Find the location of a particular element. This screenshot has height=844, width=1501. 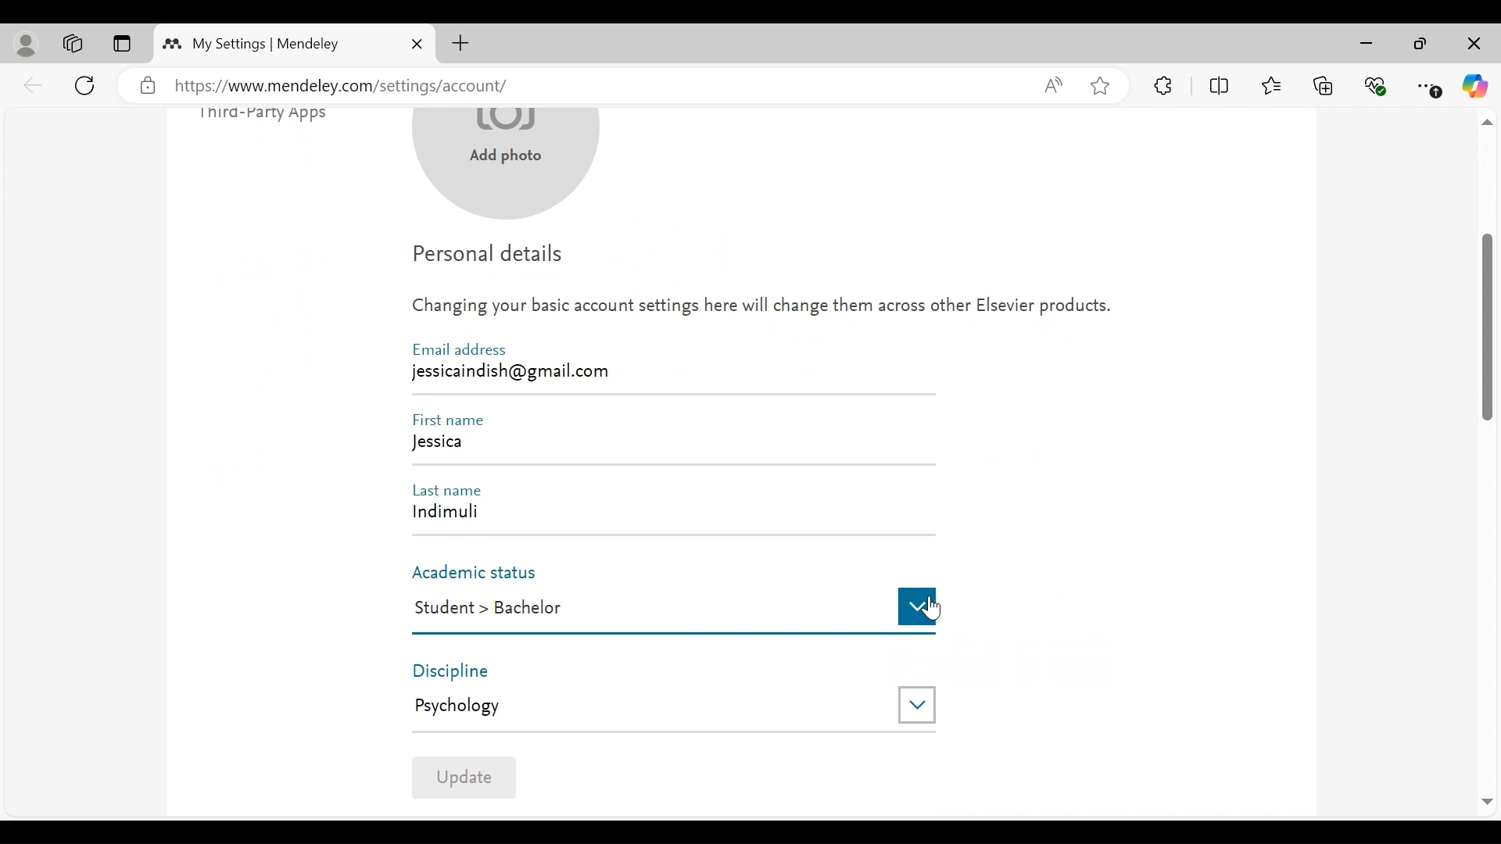

Last Name is located at coordinates (453, 488).